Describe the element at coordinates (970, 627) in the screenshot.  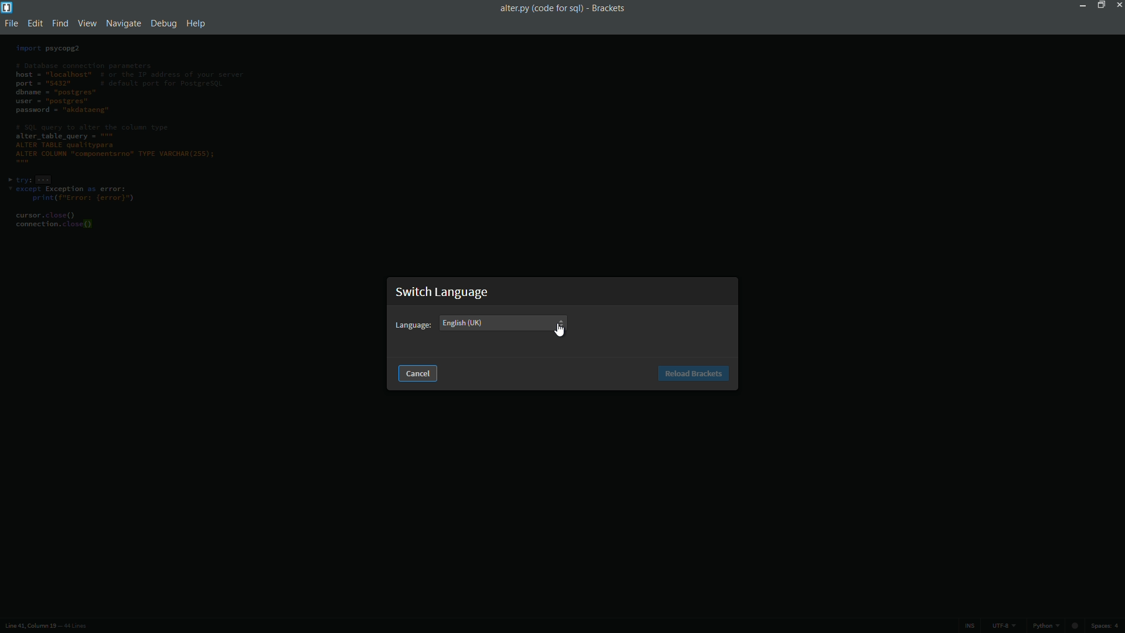
I see `ins` at that location.